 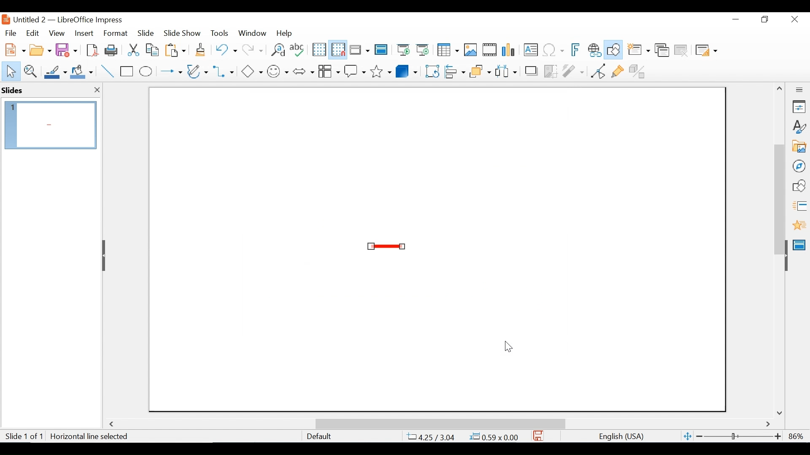 I want to click on Callout, so click(x=355, y=70).